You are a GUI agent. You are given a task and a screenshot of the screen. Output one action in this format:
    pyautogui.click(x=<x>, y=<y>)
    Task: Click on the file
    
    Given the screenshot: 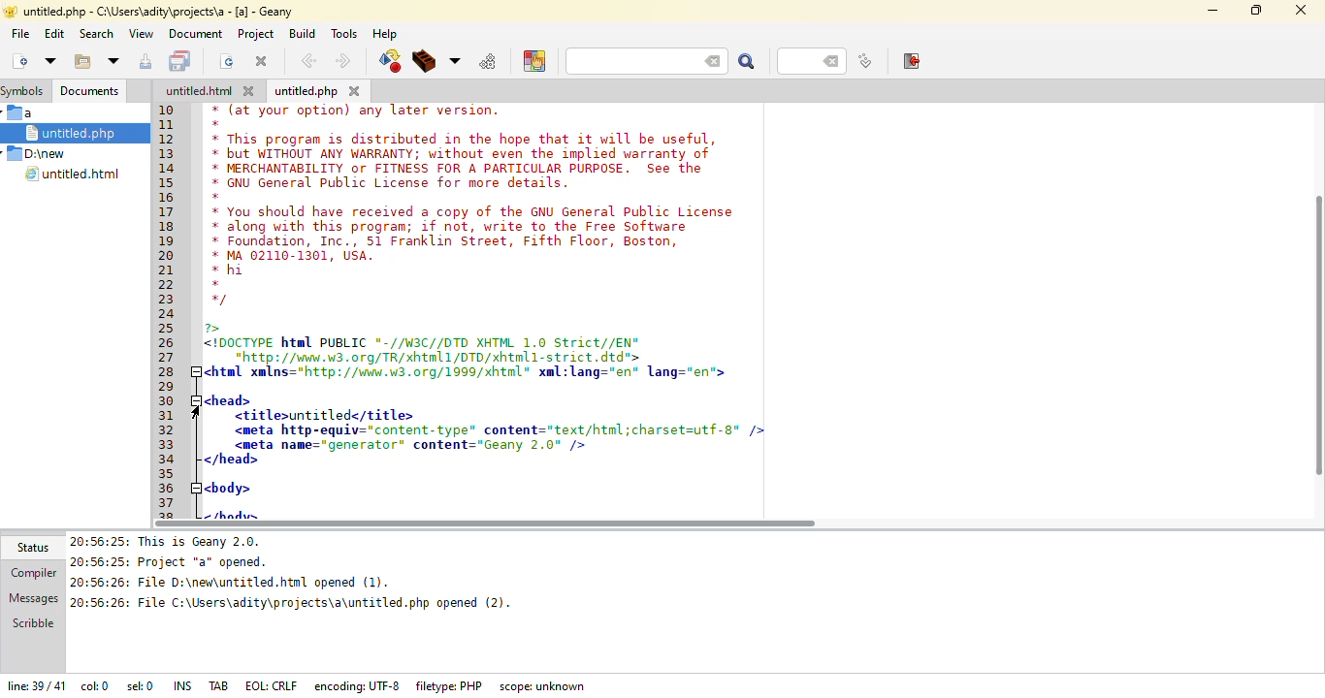 What is the action you would take?
    pyautogui.click(x=19, y=33)
    